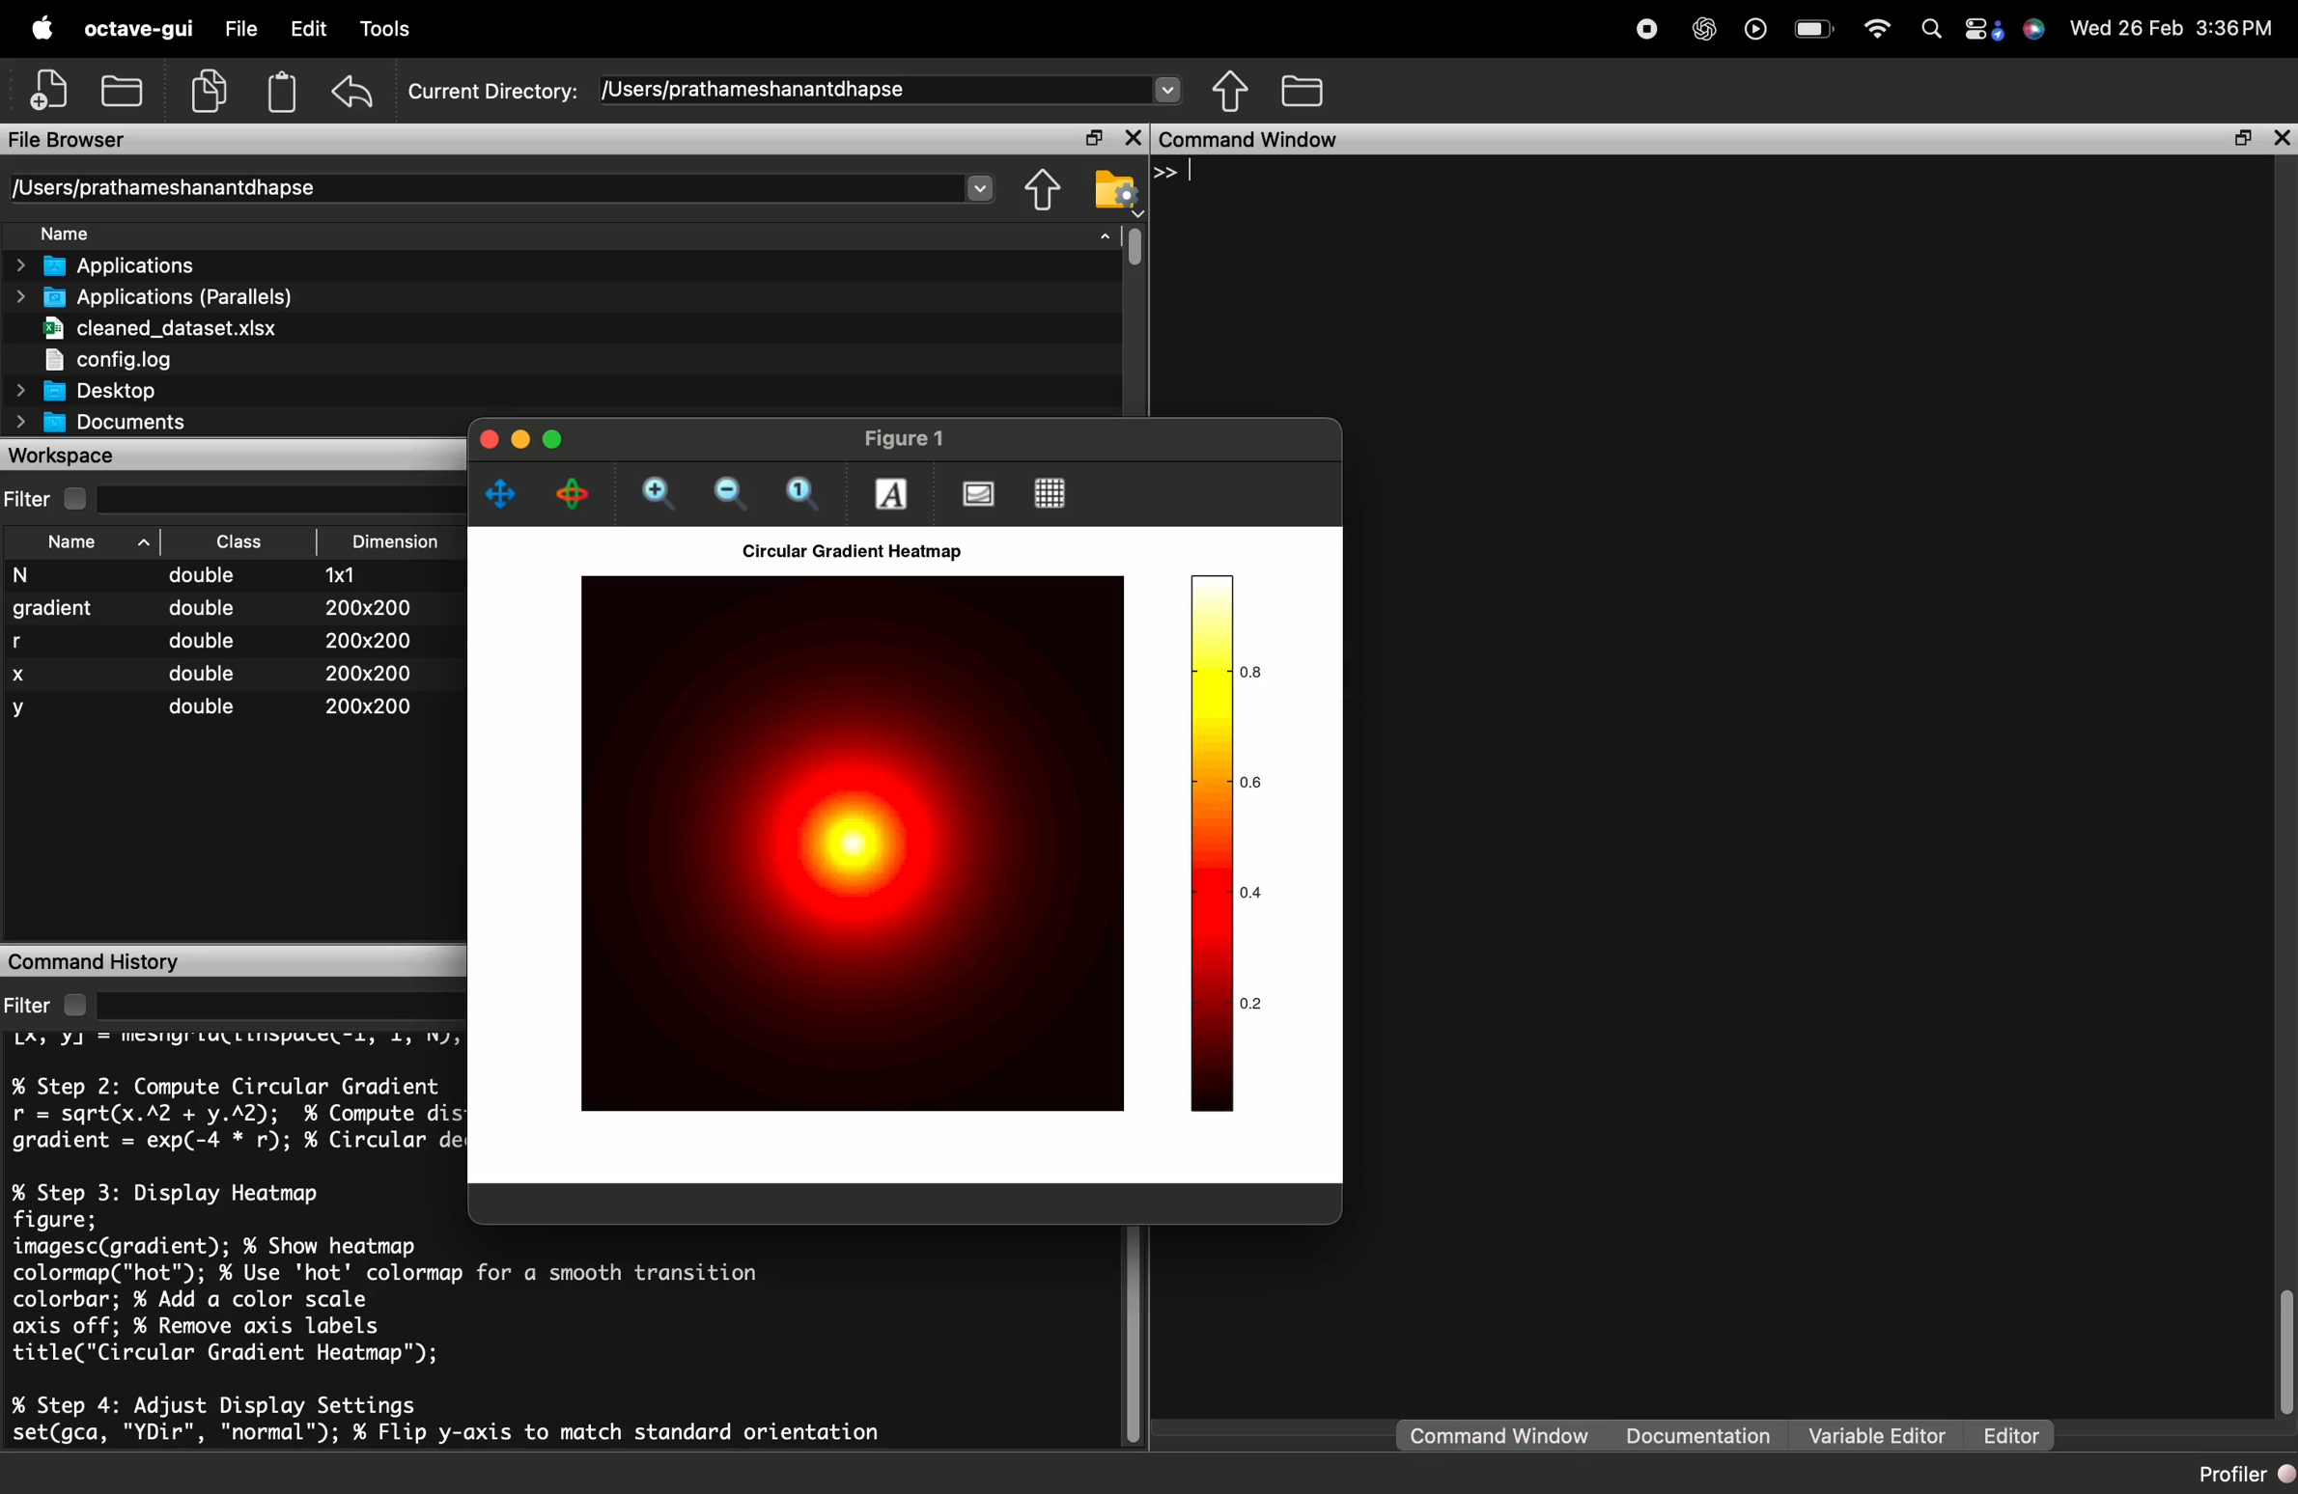  I want to click on Class, so click(249, 539).